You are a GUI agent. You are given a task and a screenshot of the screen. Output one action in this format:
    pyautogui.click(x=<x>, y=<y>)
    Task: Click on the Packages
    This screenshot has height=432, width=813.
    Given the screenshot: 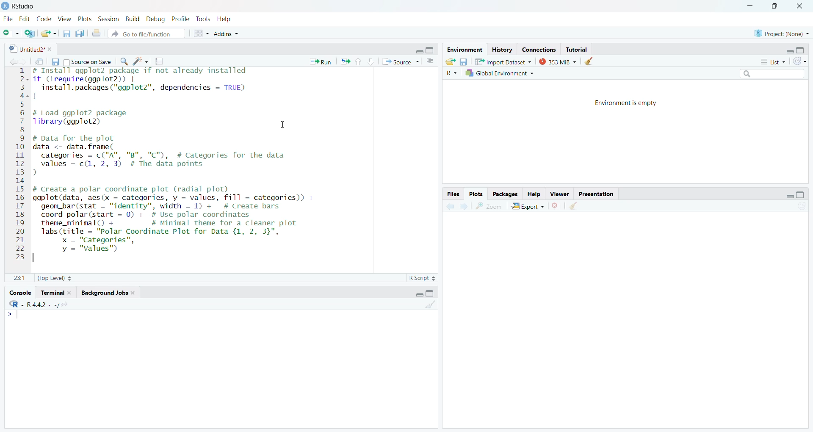 What is the action you would take?
    pyautogui.click(x=507, y=194)
    